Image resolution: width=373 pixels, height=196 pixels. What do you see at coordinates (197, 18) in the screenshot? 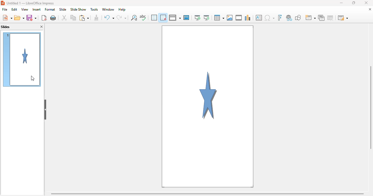
I see `start from first slide` at bounding box center [197, 18].